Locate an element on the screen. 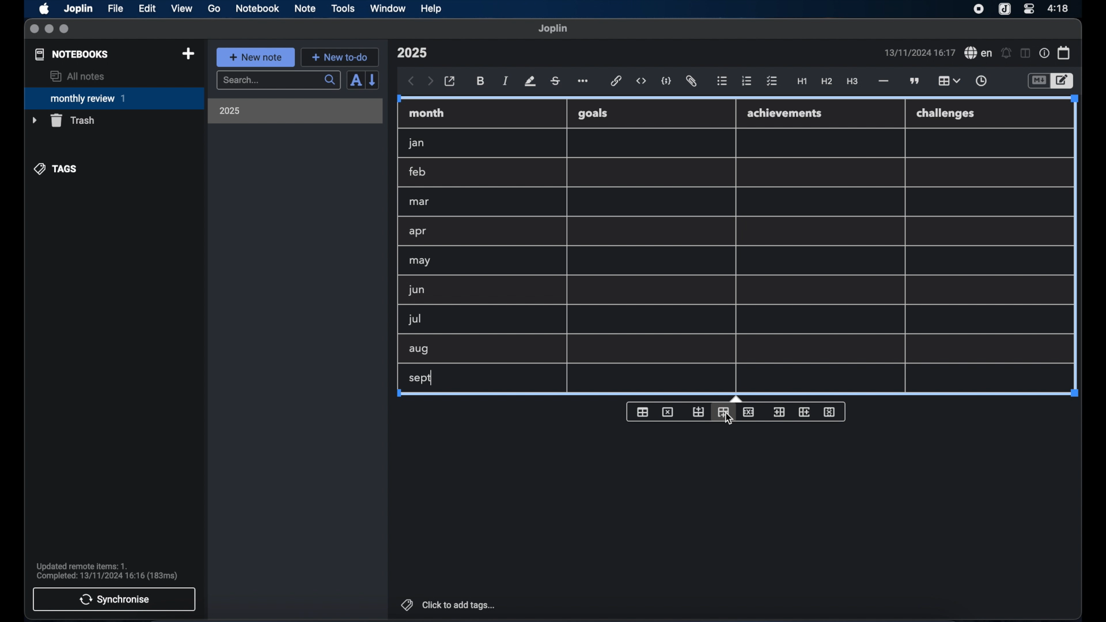 This screenshot has height=622, width=1106. more options is located at coordinates (584, 82).